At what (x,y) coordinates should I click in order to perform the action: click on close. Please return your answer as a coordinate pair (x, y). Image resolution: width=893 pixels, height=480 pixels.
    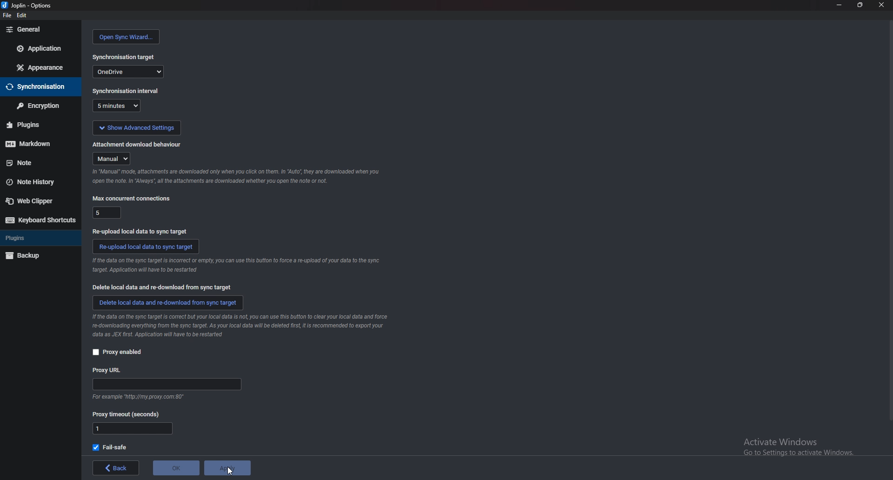
    Looking at the image, I should click on (880, 5).